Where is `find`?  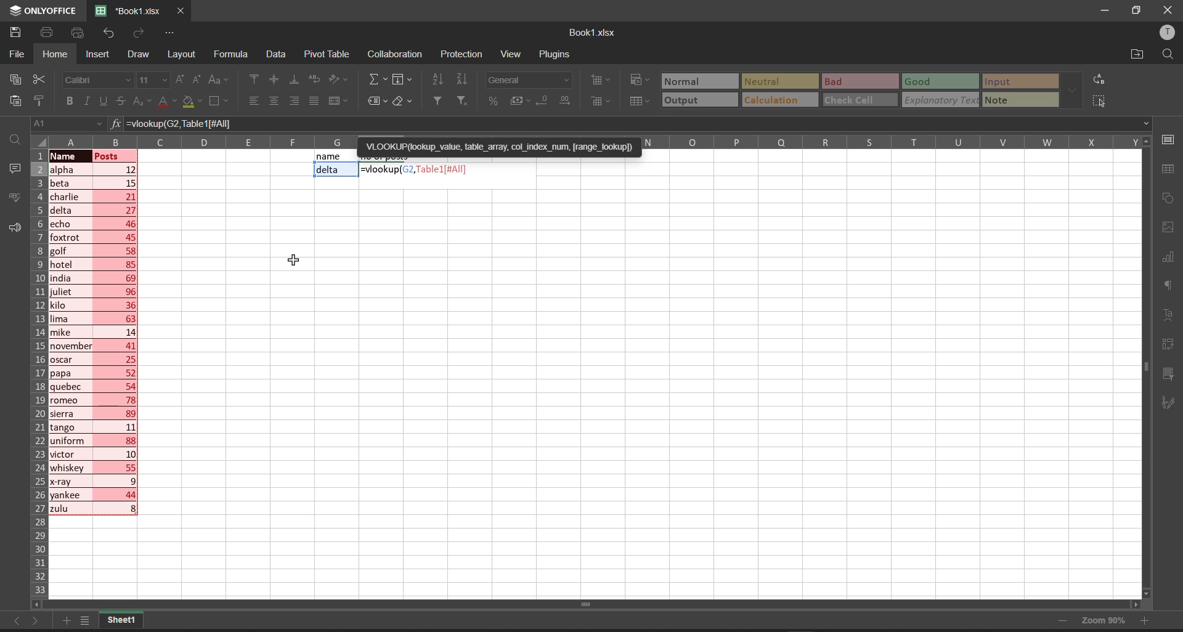 find is located at coordinates (1169, 54).